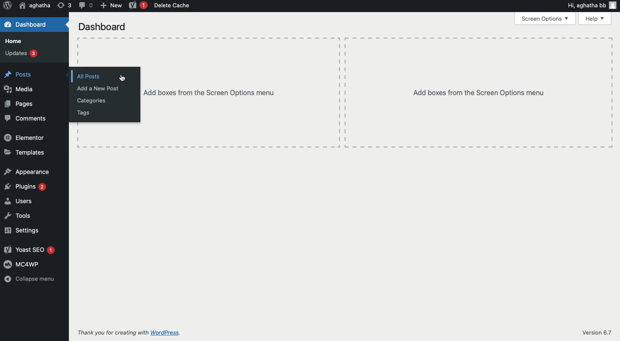 The image size is (620, 341). Describe the element at coordinates (89, 100) in the screenshot. I see `Categories` at that location.